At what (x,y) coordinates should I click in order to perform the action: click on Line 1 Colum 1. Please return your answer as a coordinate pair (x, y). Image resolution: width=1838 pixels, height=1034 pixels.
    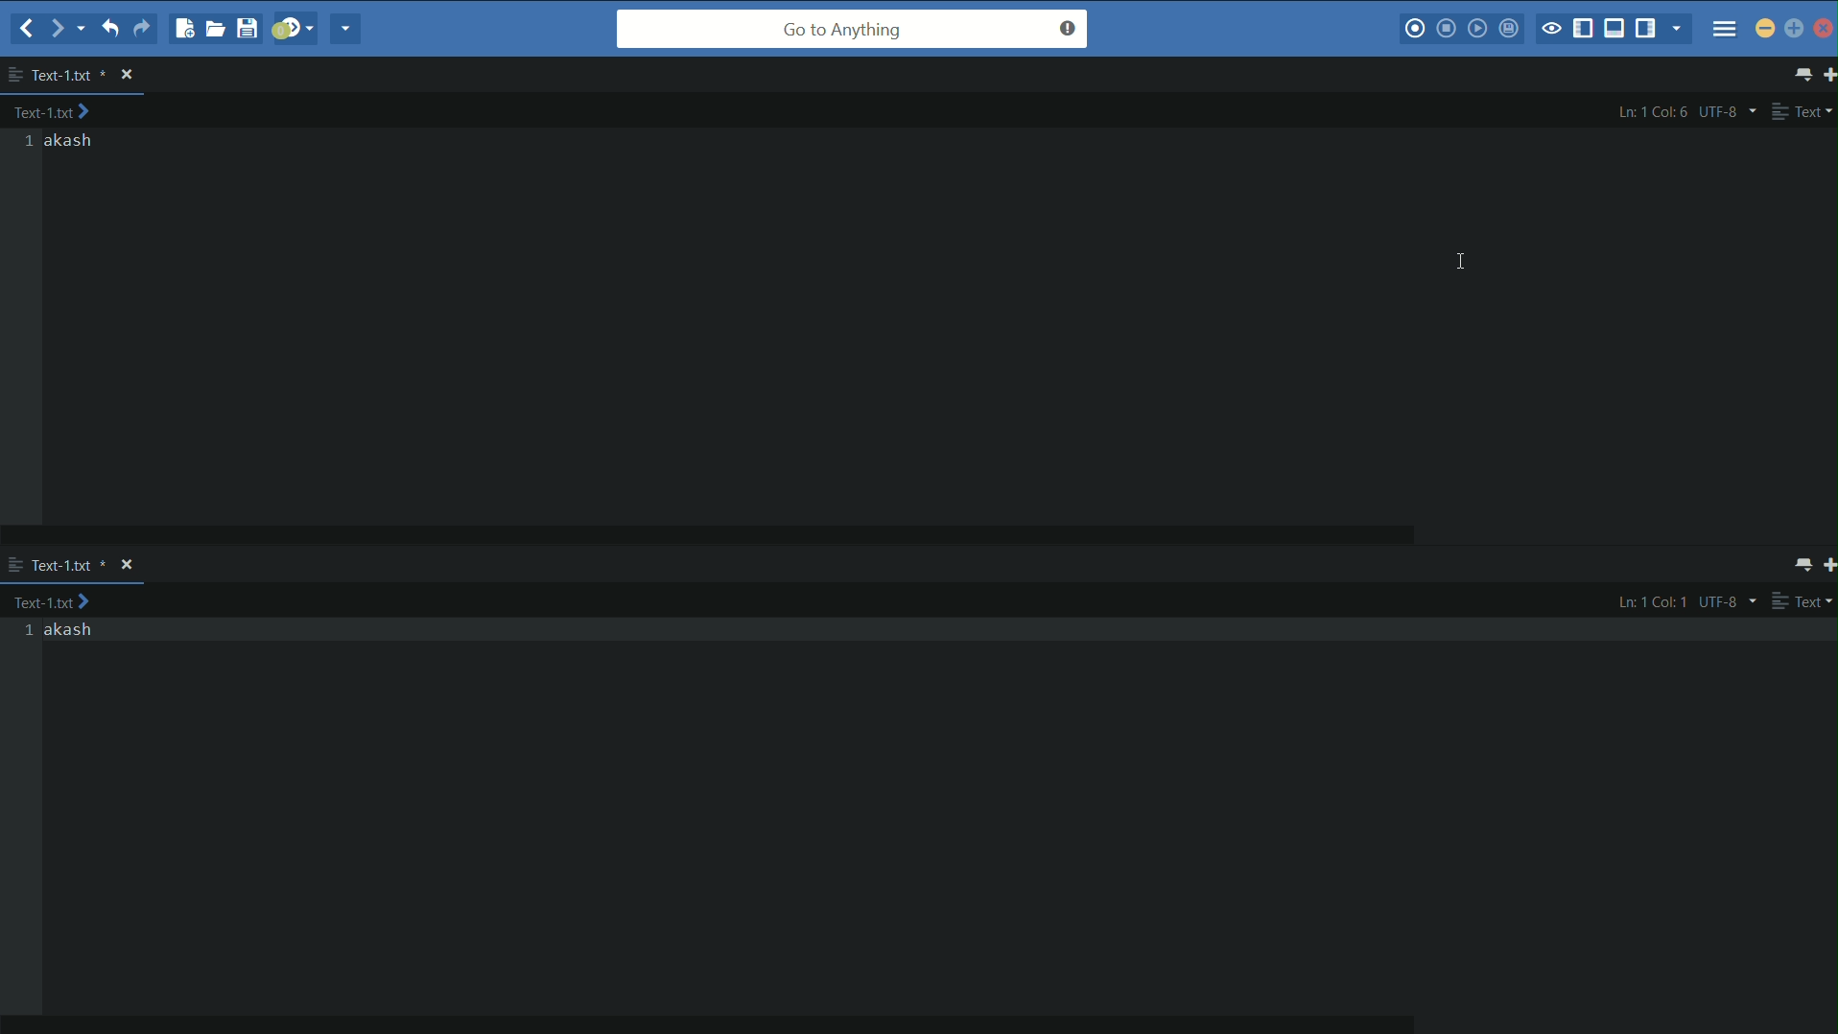
    Looking at the image, I should click on (1653, 604).